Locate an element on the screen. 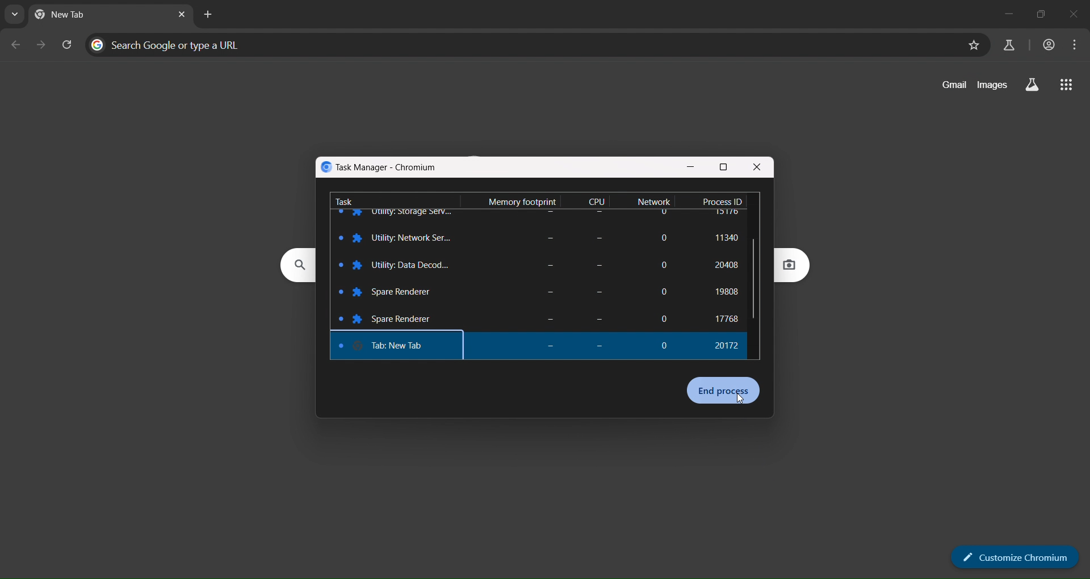 This screenshot has width=1090, height=579. close is located at coordinates (757, 169).